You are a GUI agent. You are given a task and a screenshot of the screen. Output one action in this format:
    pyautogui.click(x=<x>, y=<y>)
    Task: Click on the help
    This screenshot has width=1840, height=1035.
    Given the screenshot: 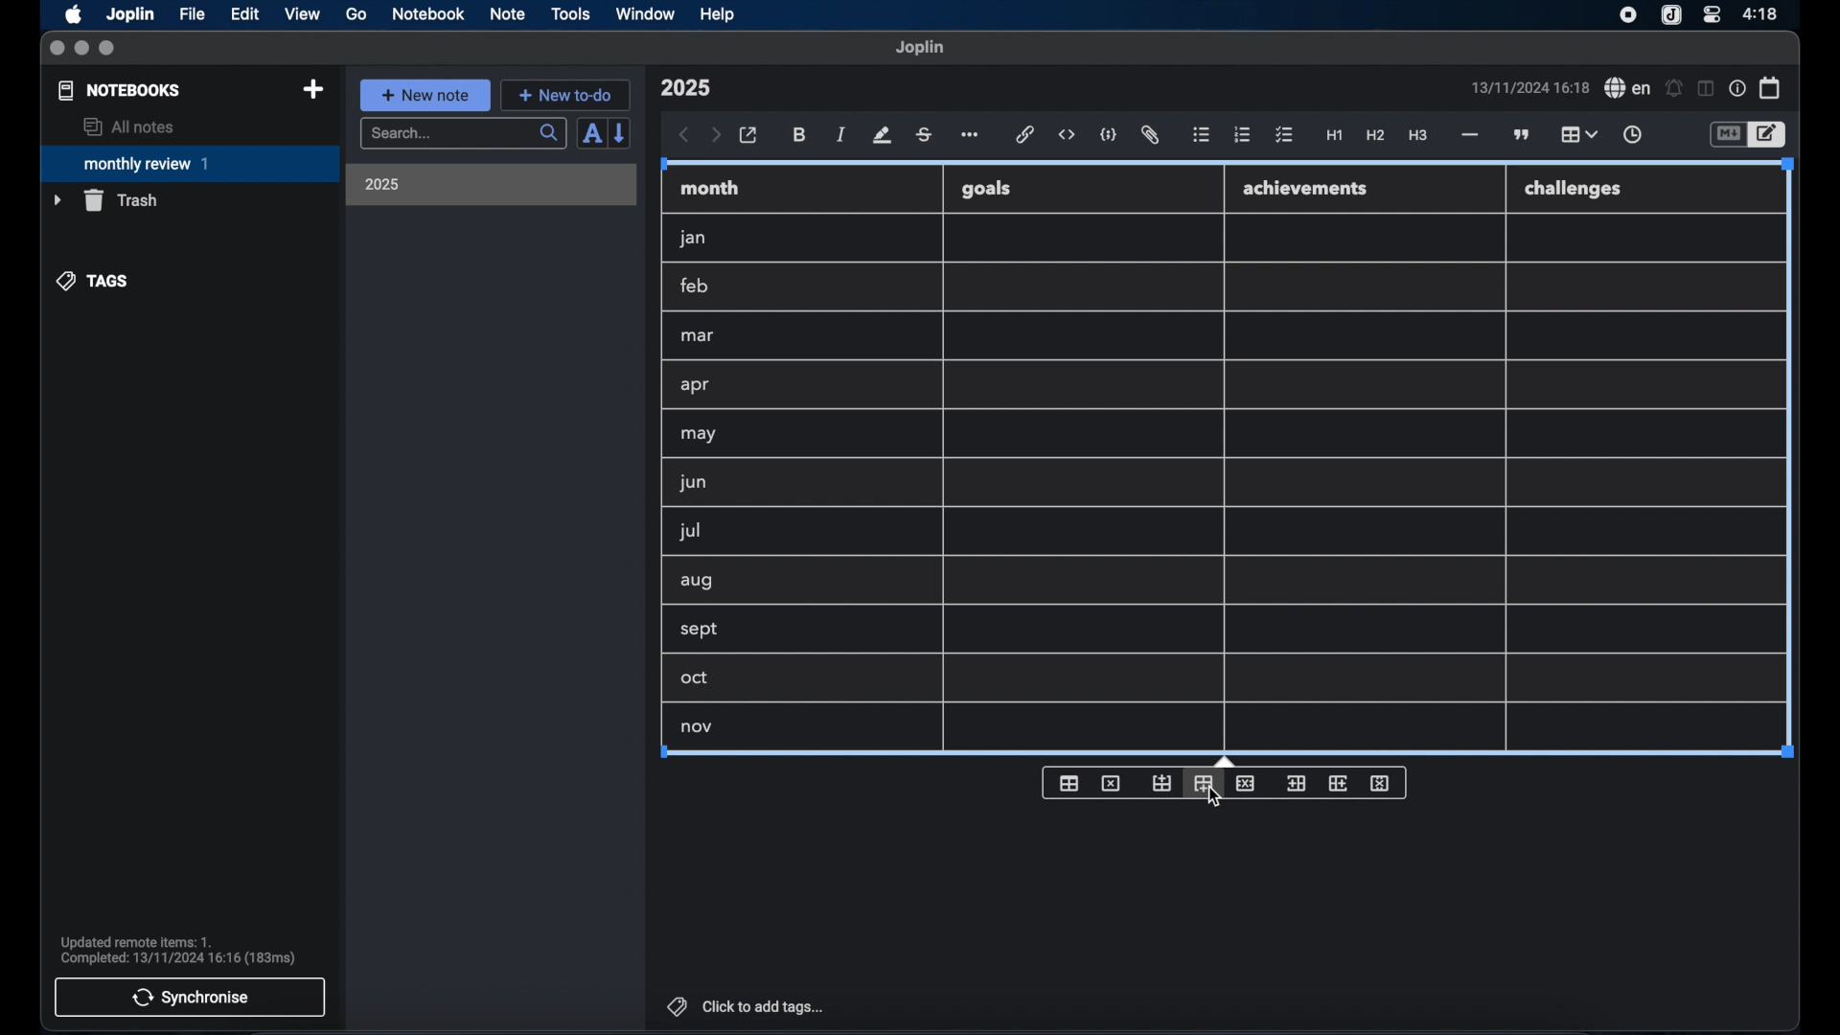 What is the action you would take?
    pyautogui.click(x=719, y=14)
    